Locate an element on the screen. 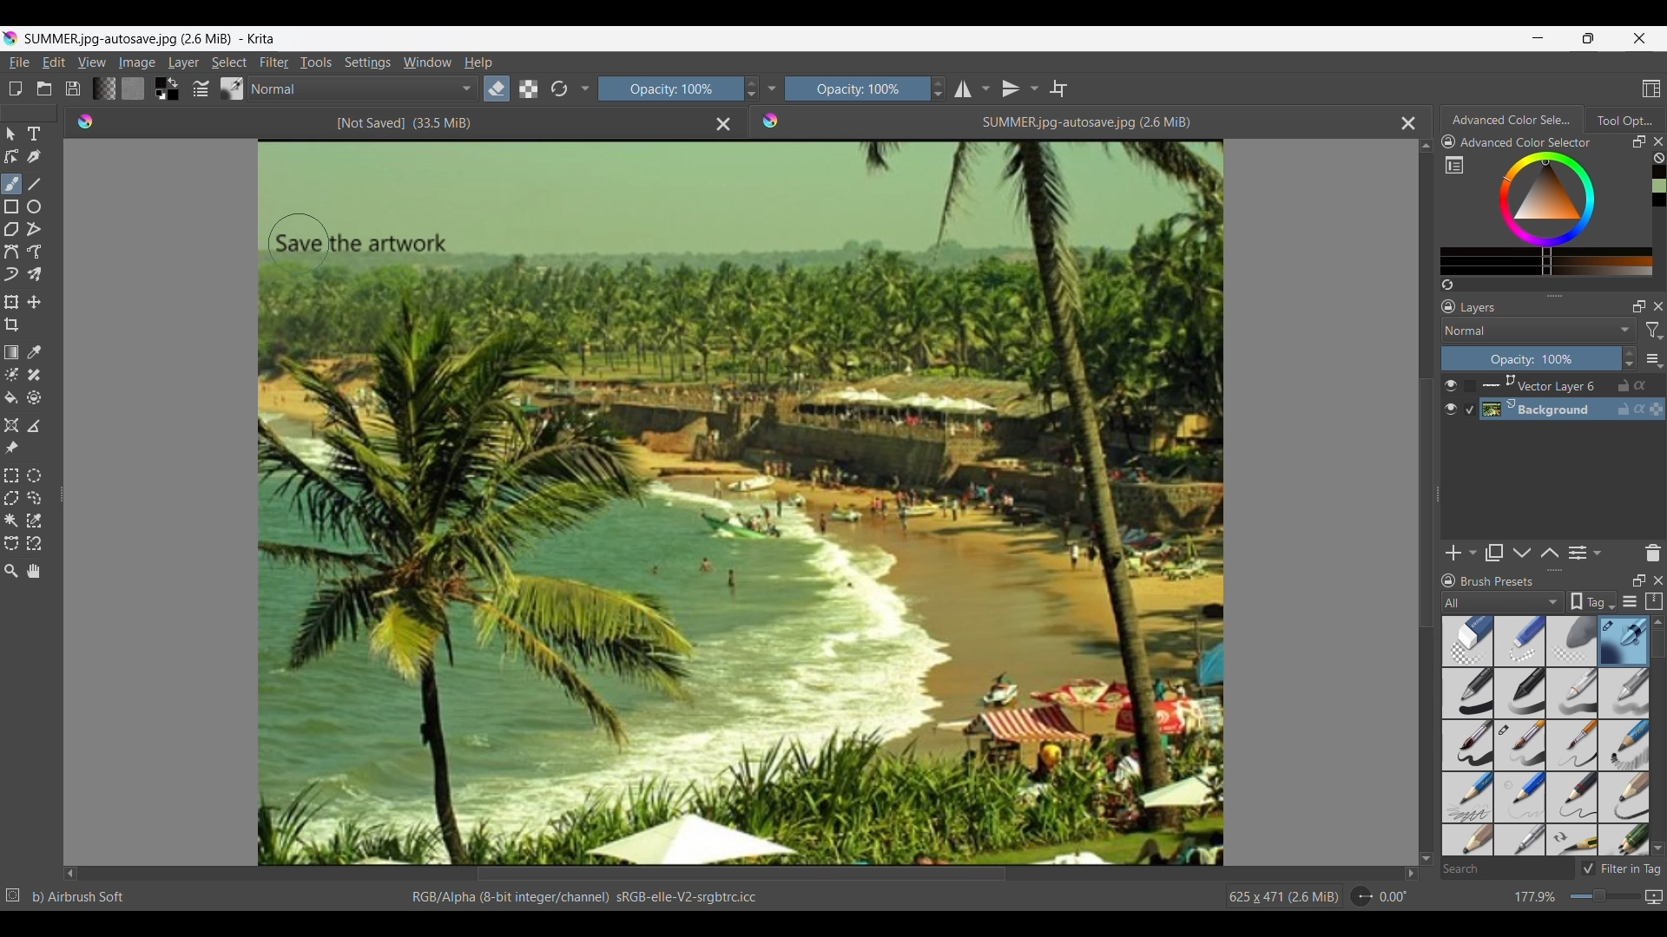  File is located at coordinates (18, 62).